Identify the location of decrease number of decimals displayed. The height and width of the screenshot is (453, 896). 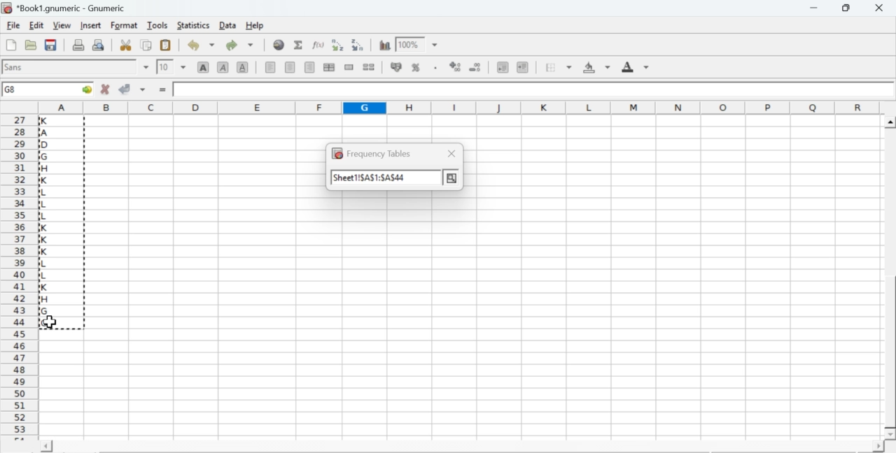
(475, 68).